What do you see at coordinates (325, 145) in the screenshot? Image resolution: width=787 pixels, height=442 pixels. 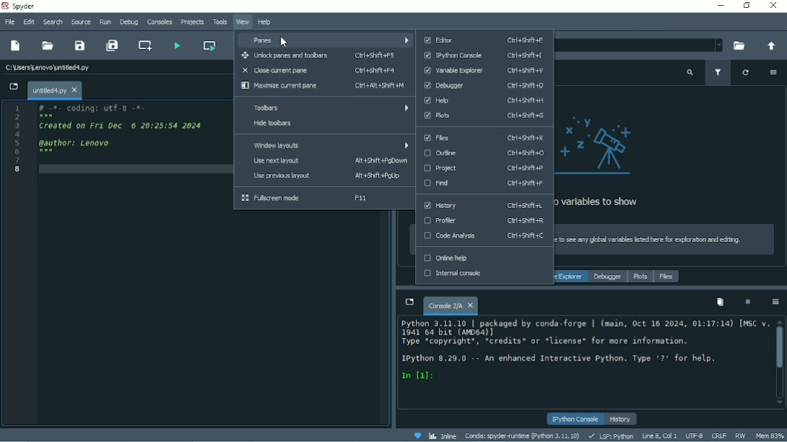 I see `Window layouts` at bounding box center [325, 145].